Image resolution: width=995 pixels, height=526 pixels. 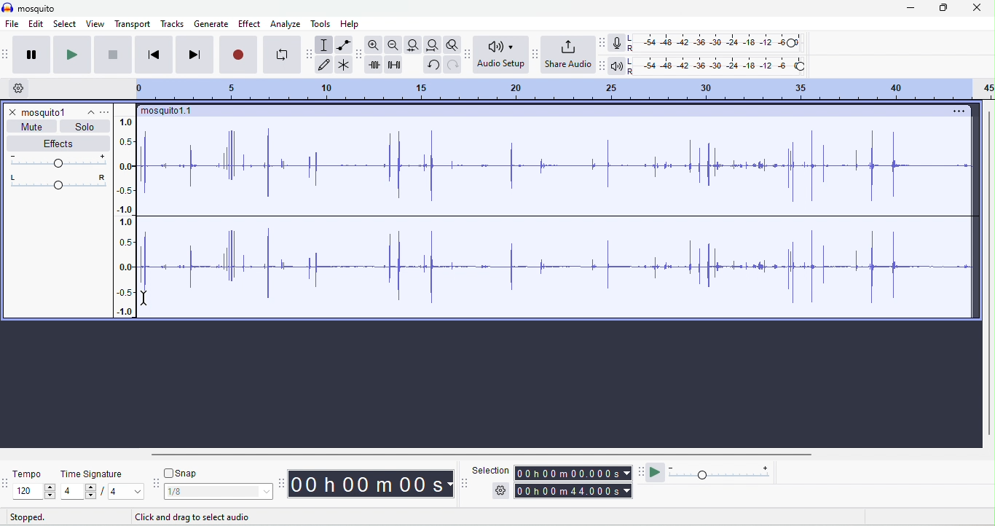 I want to click on trim outside selection, so click(x=373, y=64).